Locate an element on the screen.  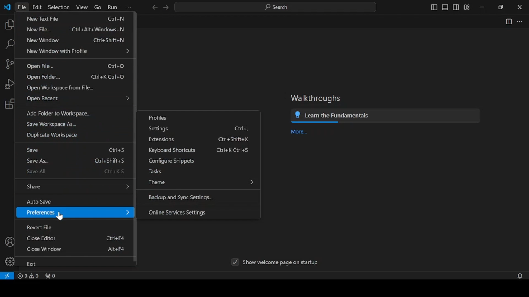
go is located at coordinates (97, 7).